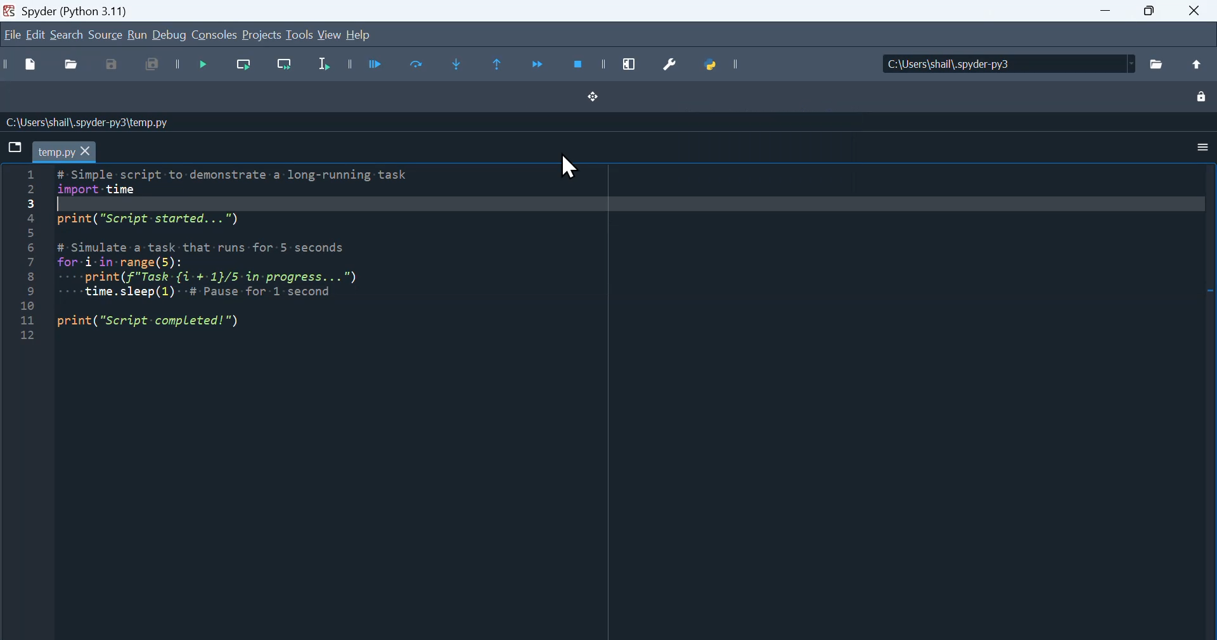 This screenshot has width=1217, height=640. What do you see at coordinates (202, 68) in the screenshot?
I see `Debug file` at bounding box center [202, 68].